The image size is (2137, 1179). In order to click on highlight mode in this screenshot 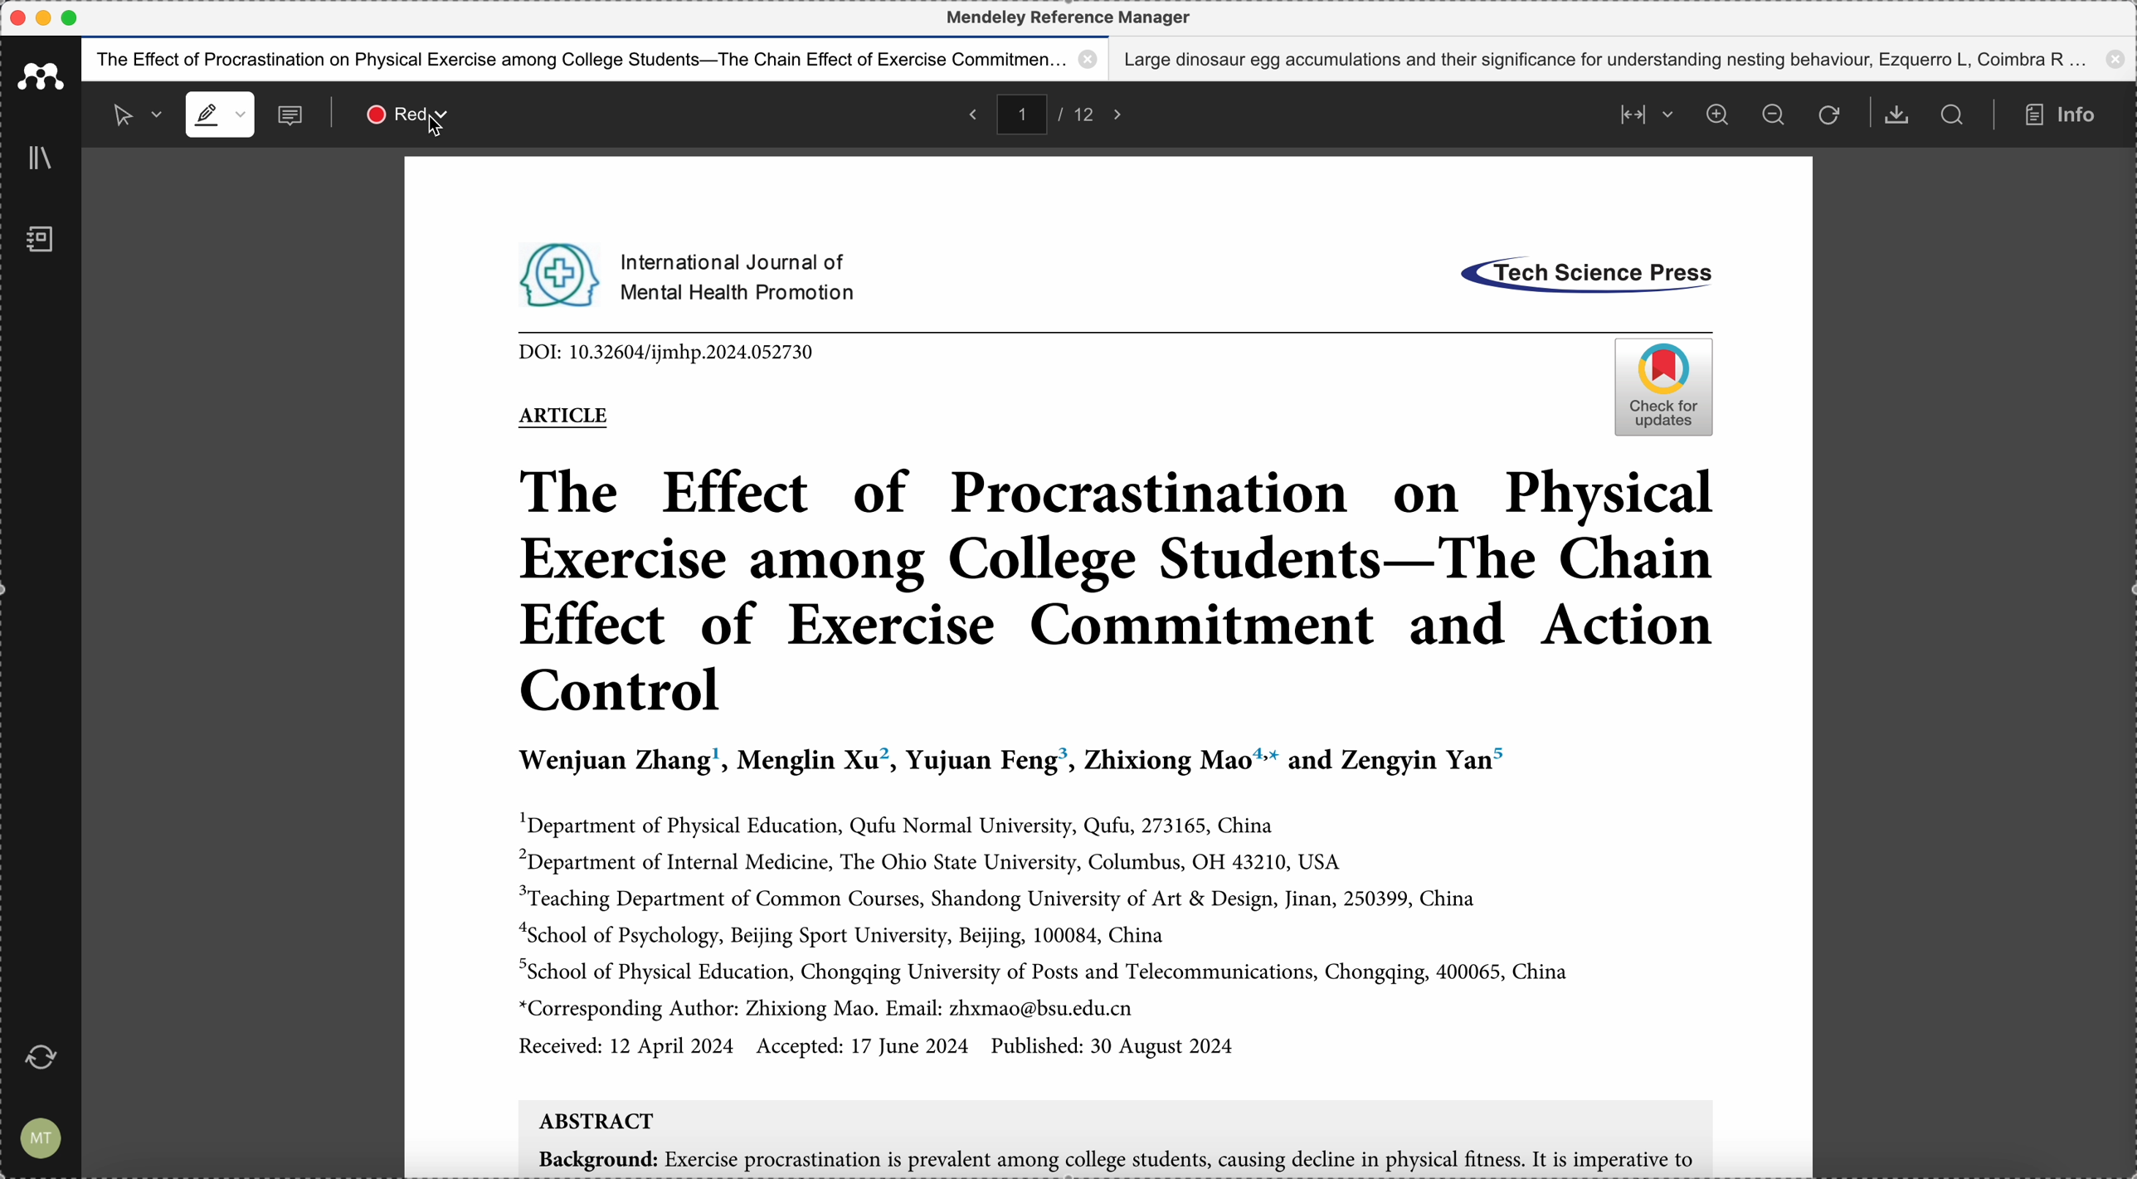, I will do `click(219, 115)`.